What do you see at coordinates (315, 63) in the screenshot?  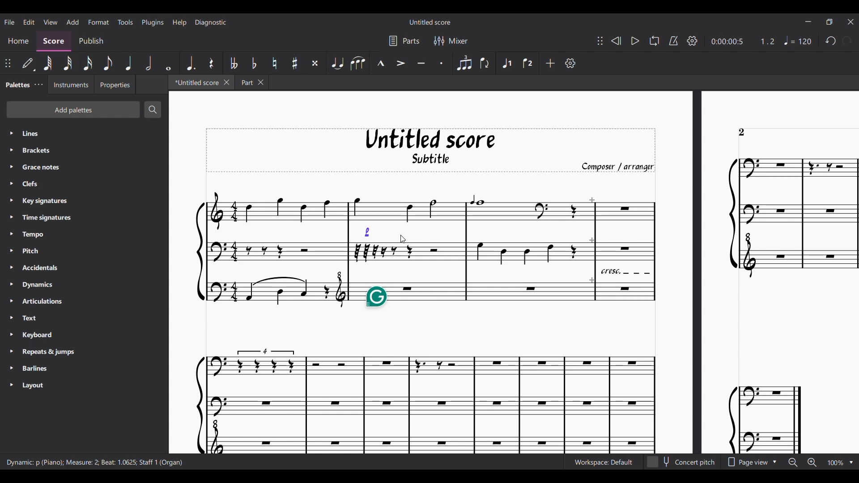 I see `Toggle double sharp` at bounding box center [315, 63].